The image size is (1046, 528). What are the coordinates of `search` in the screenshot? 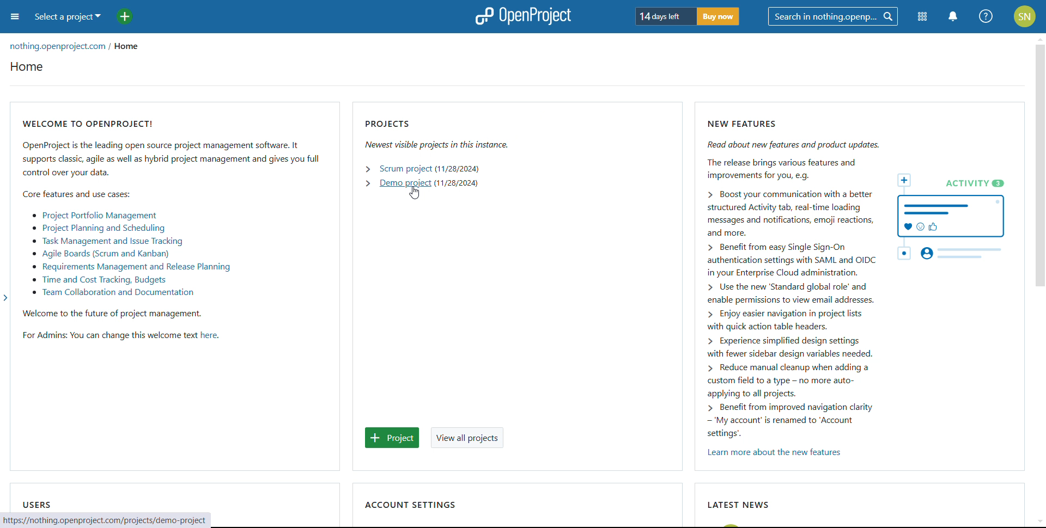 It's located at (832, 17).